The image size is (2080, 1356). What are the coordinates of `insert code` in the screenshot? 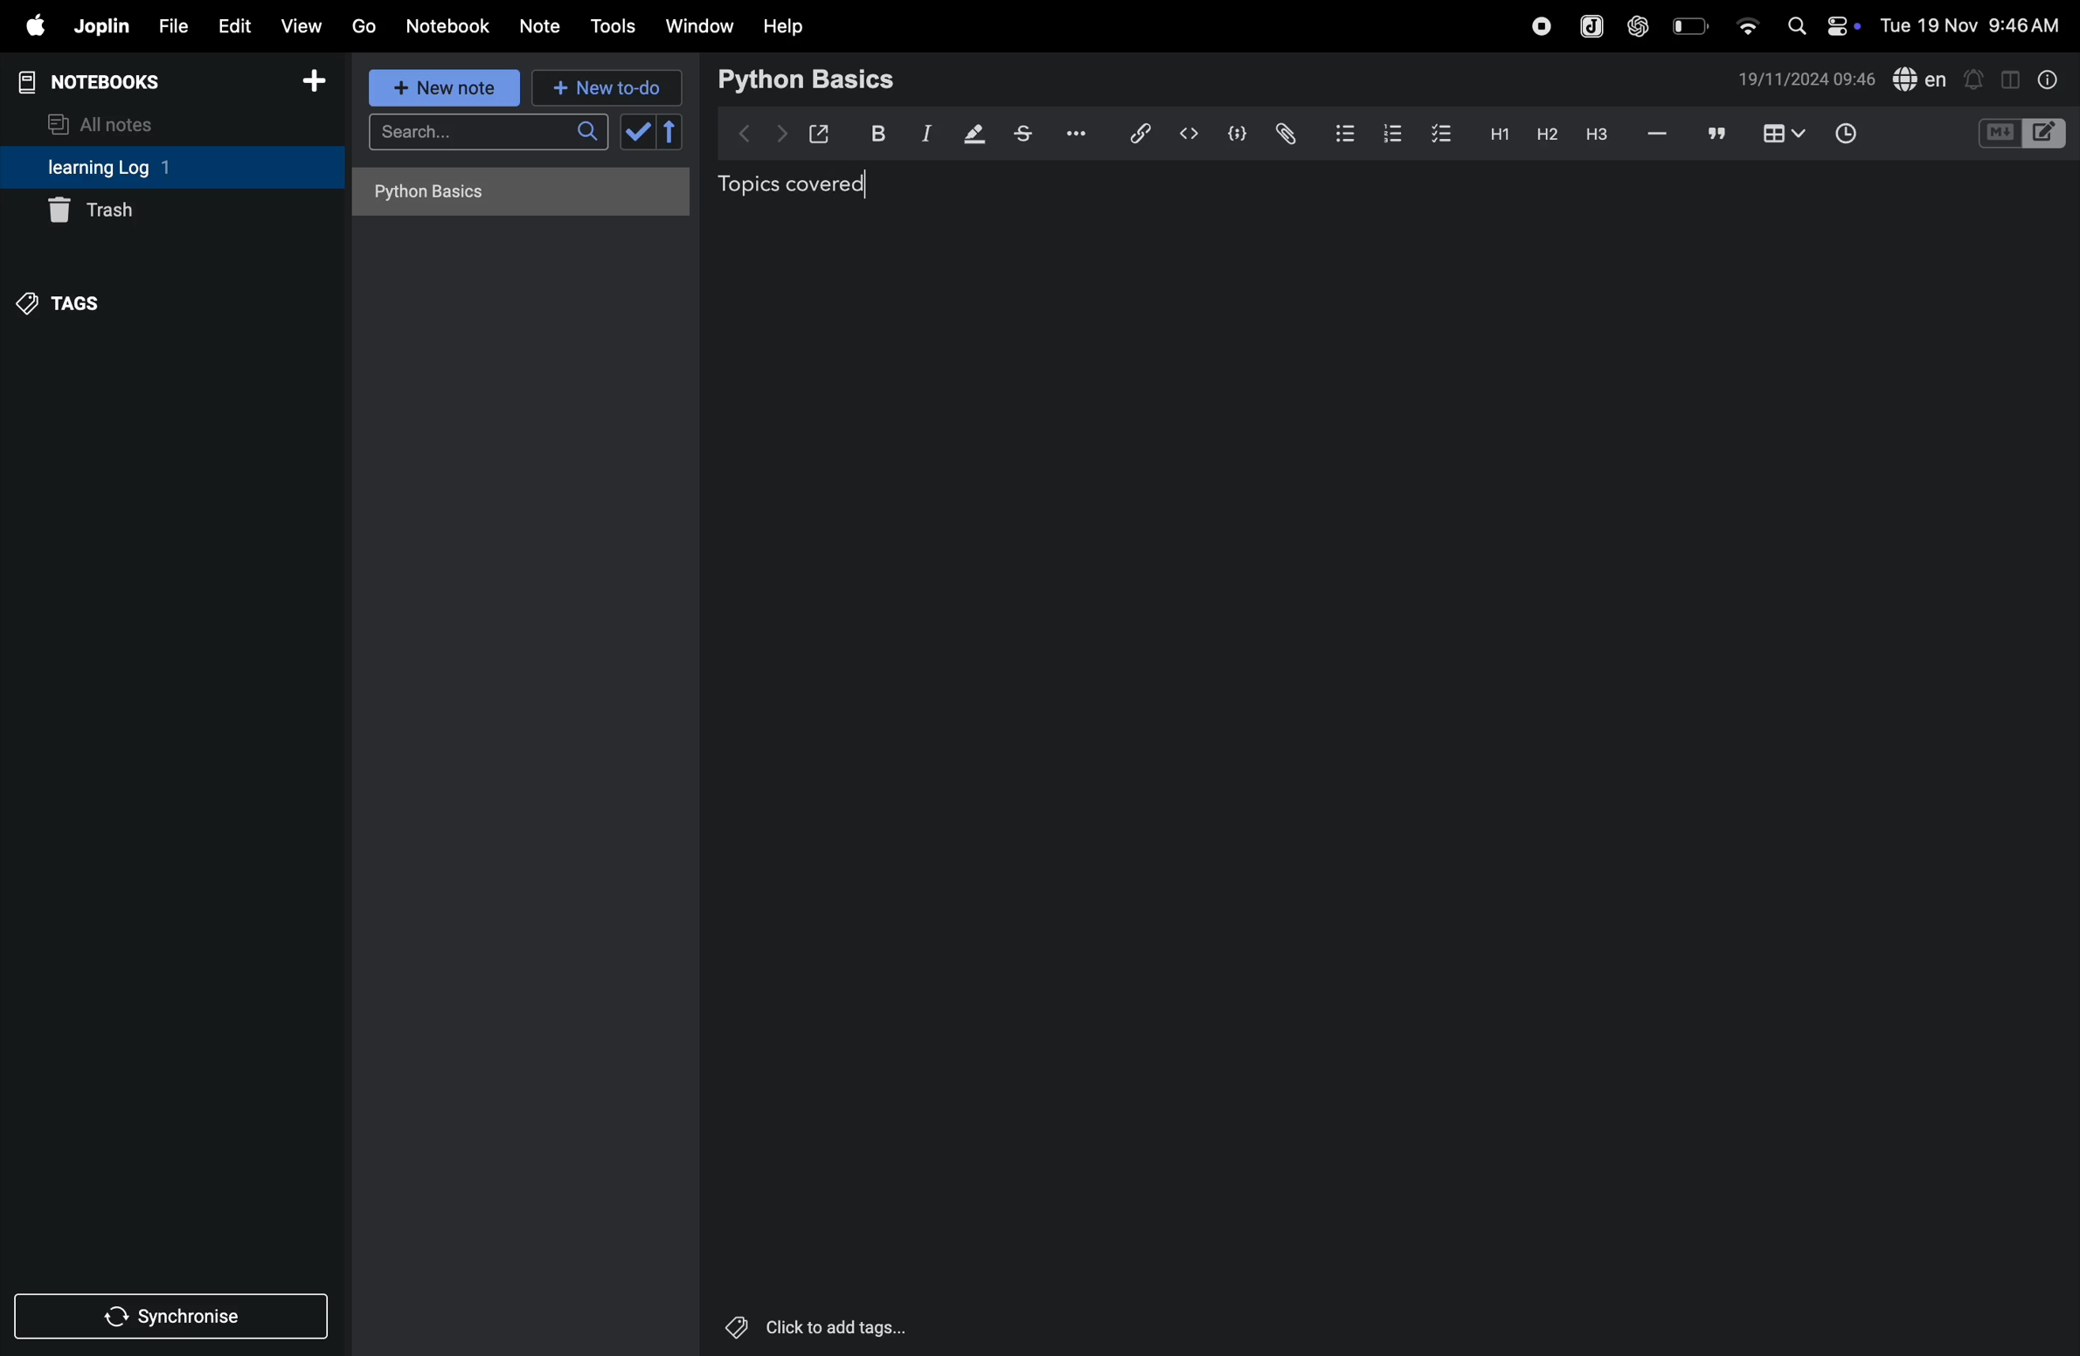 It's located at (1190, 134).